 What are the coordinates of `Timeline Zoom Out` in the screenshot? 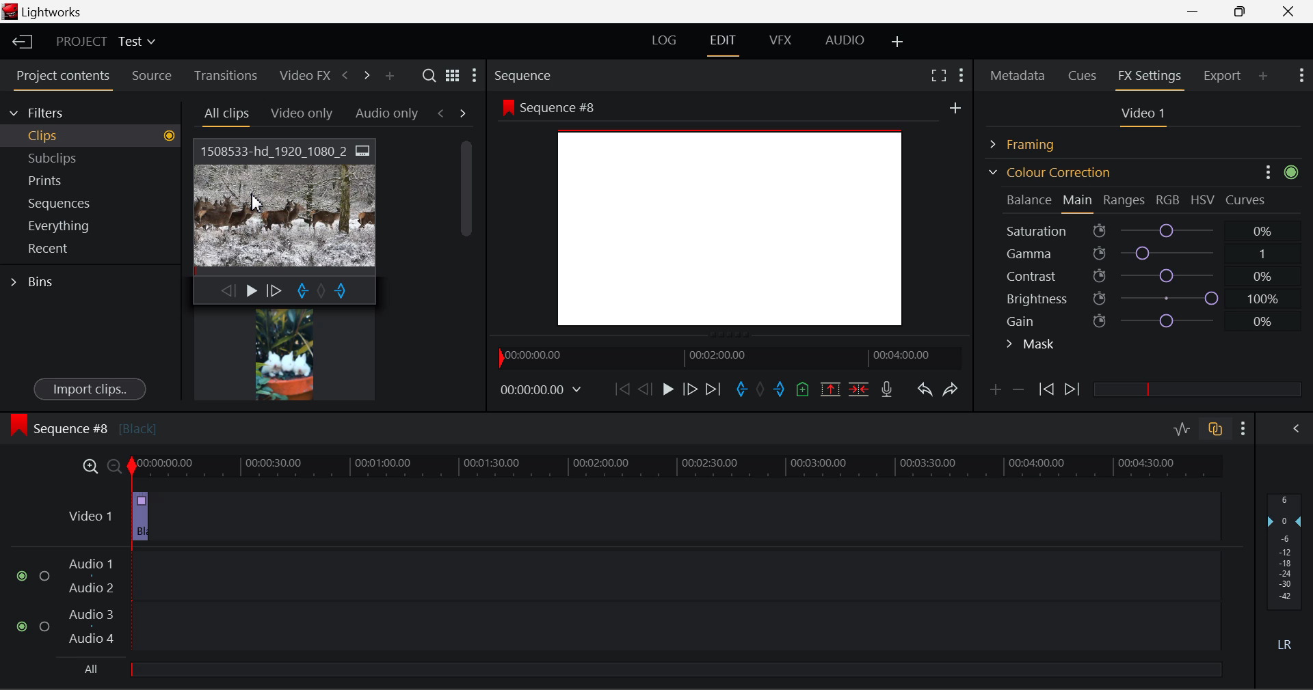 It's located at (114, 466).